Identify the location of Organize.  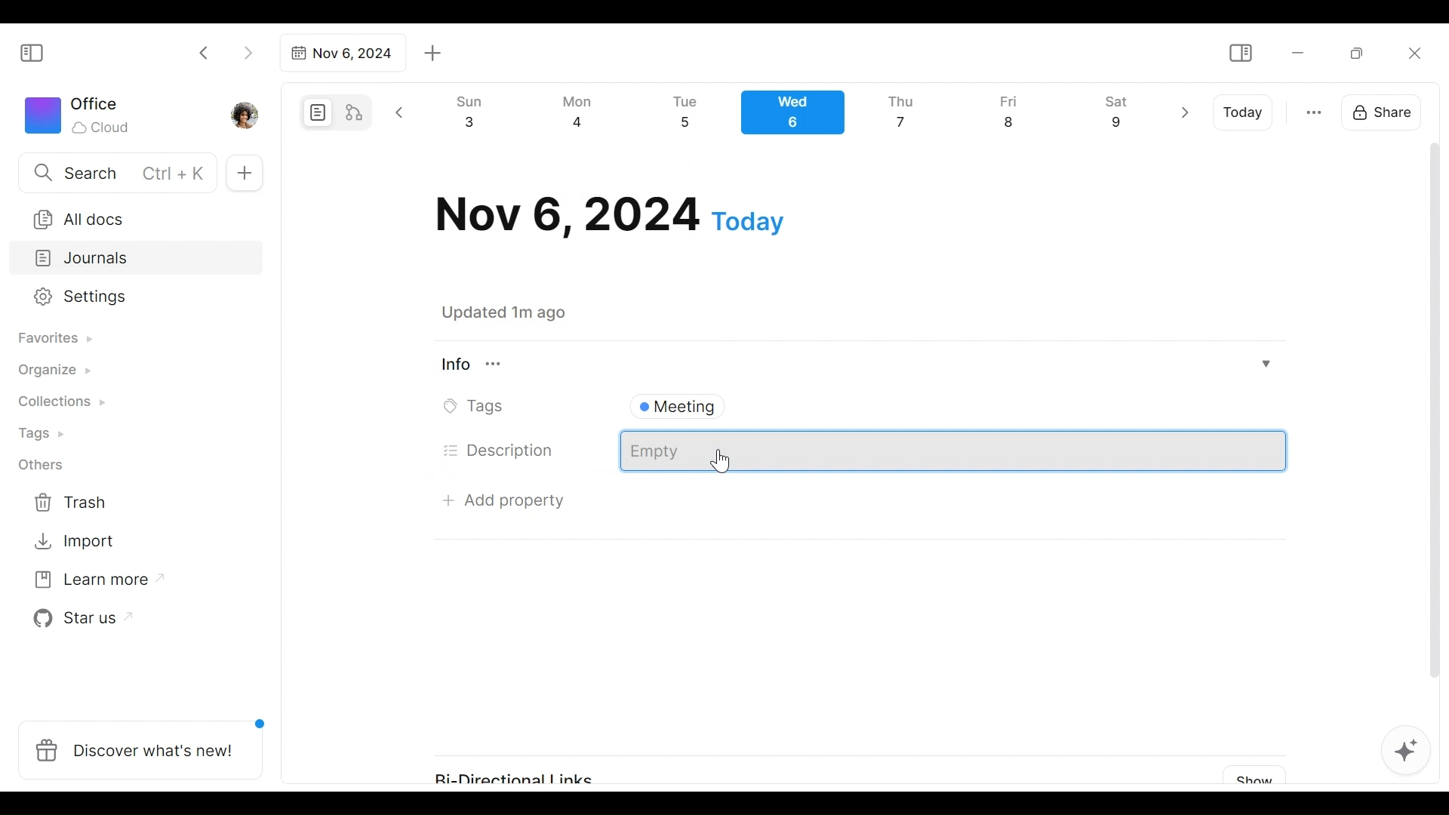
(53, 371).